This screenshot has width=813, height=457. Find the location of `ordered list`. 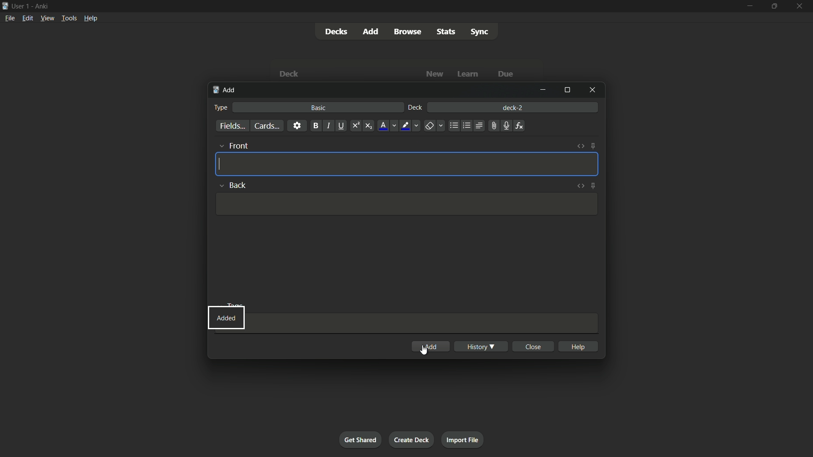

ordered list is located at coordinates (466, 125).